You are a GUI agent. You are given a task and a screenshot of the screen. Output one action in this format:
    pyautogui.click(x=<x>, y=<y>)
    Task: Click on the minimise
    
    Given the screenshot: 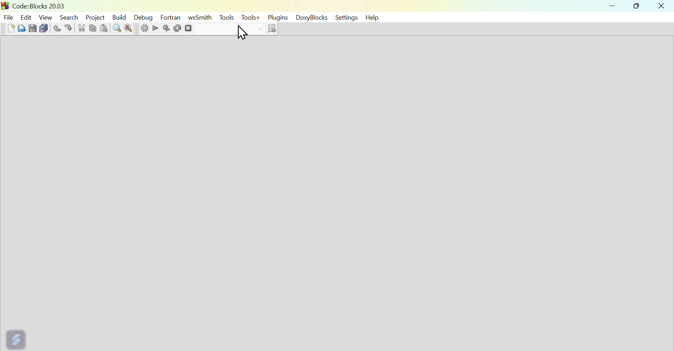 What is the action you would take?
    pyautogui.click(x=613, y=7)
    